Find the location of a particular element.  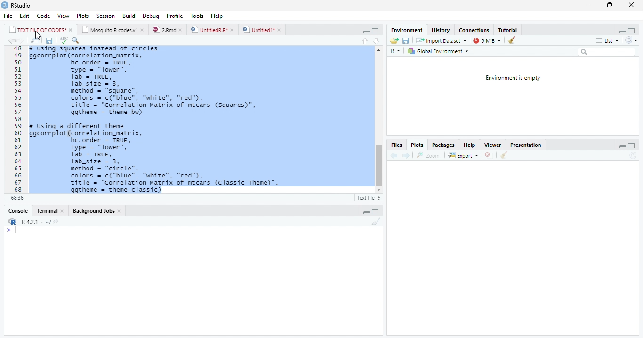

hide r script is located at coordinates (622, 146).